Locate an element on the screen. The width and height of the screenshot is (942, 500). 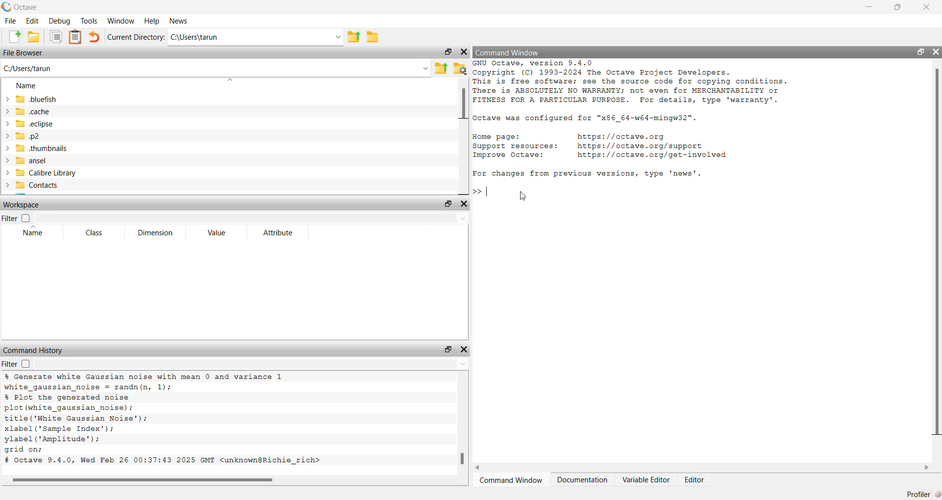
close is located at coordinates (464, 204).